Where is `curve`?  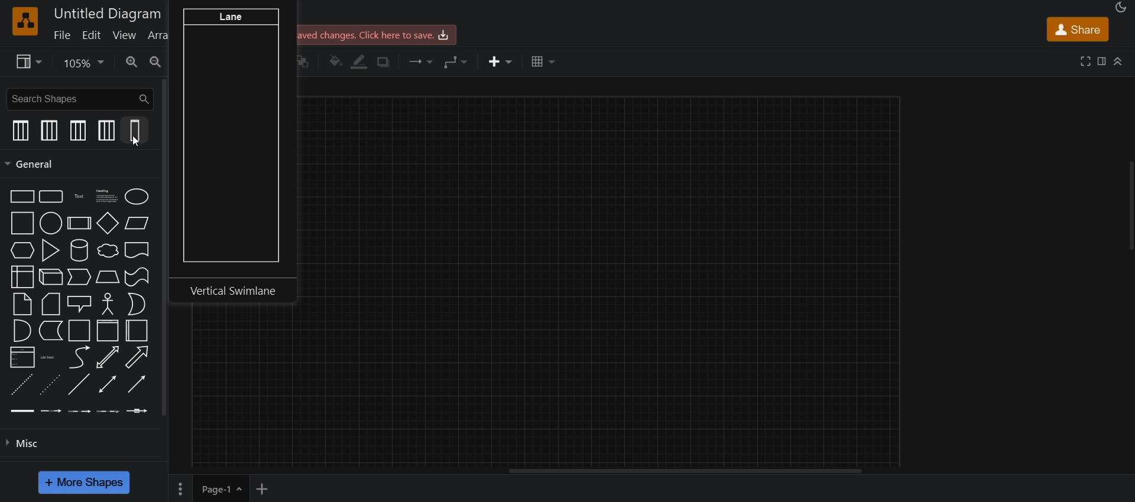
curve is located at coordinates (80, 358).